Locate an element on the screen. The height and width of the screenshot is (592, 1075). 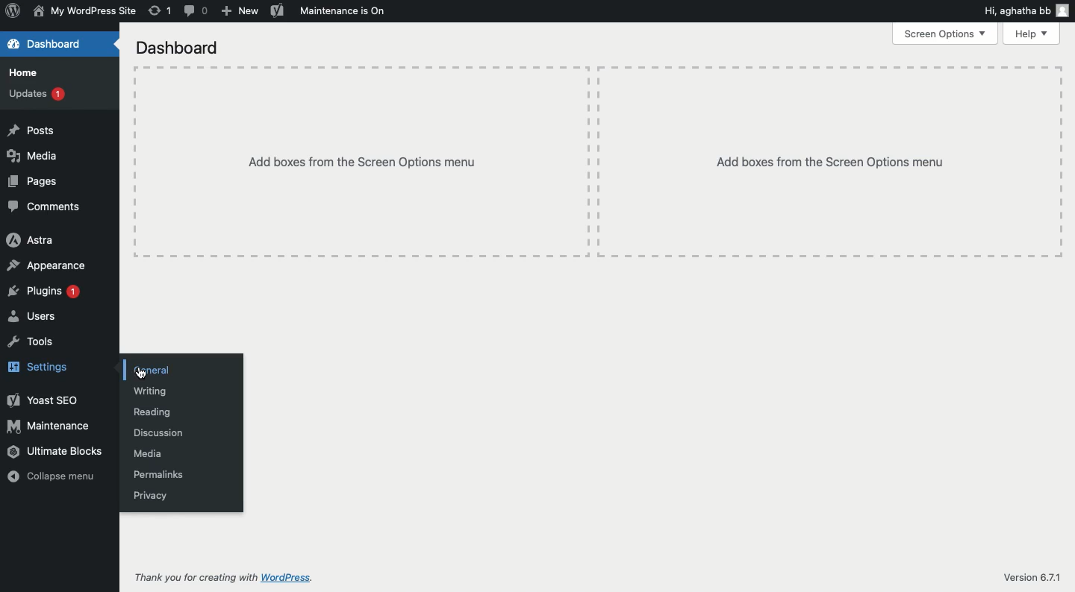
Updates is located at coordinates (38, 93).